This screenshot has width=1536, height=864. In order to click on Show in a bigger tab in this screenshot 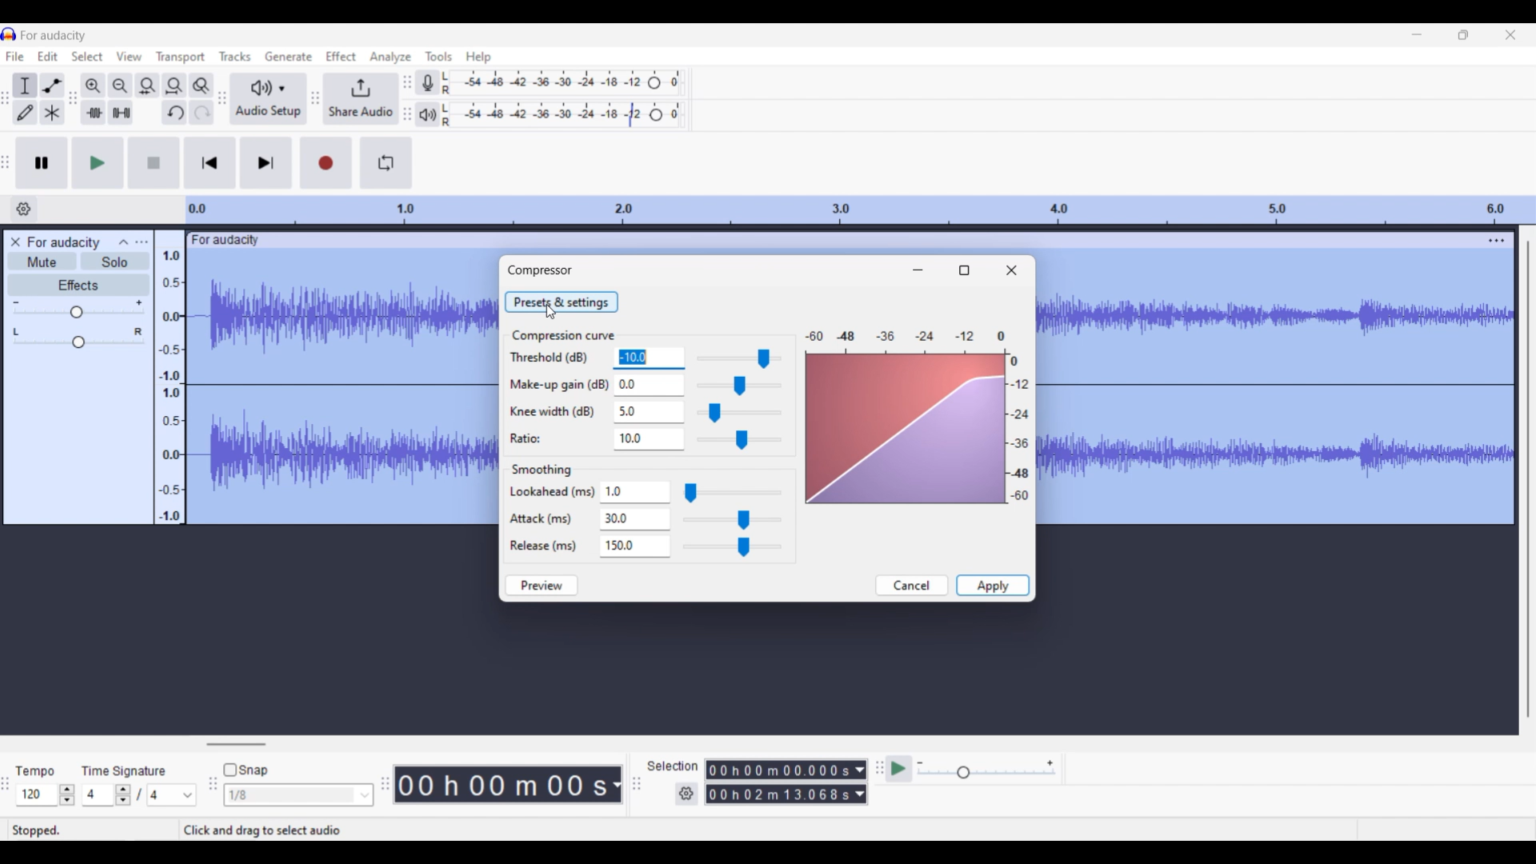, I will do `click(963, 270)`.